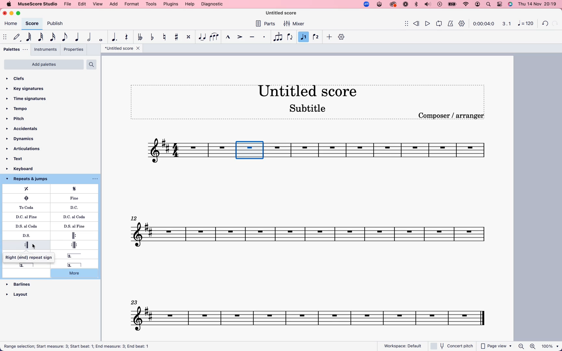  What do you see at coordinates (450, 23) in the screenshot?
I see `metronome` at bounding box center [450, 23].